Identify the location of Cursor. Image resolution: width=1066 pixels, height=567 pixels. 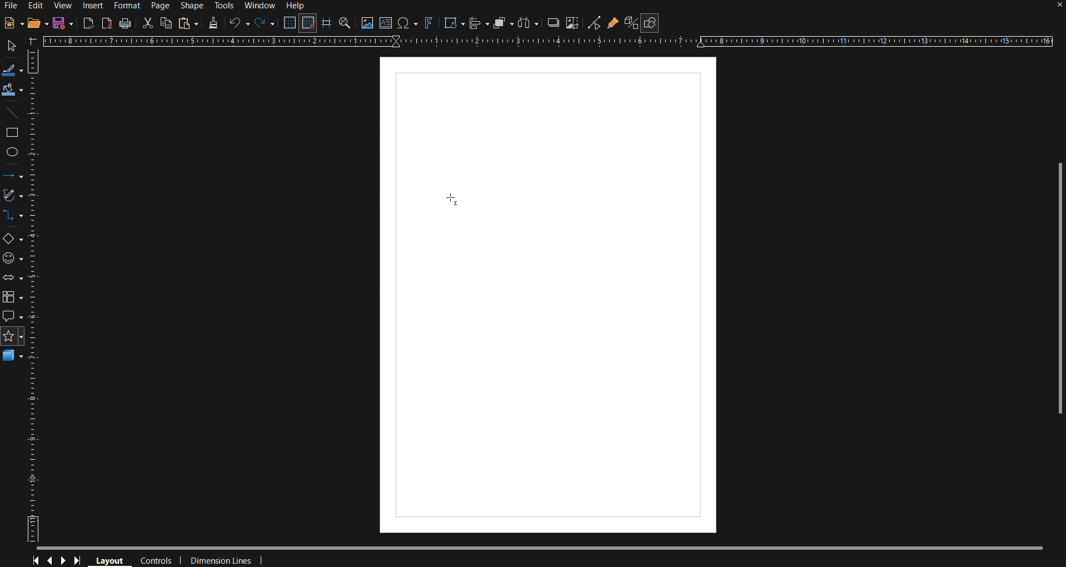
(450, 198).